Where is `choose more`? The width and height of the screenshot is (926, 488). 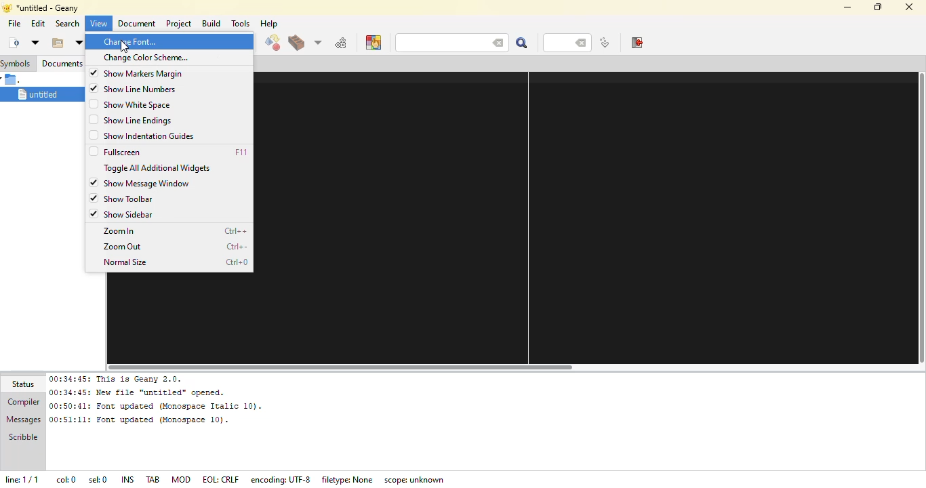
choose more is located at coordinates (317, 42).